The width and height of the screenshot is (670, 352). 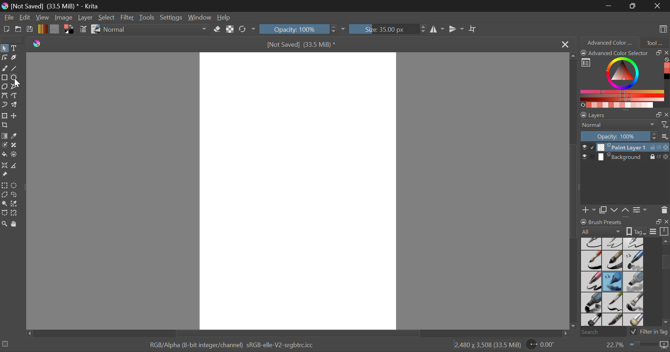 What do you see at coordinates (640, 209) in the screenshot?
I see `Settings` at bounding box center [640, 209].